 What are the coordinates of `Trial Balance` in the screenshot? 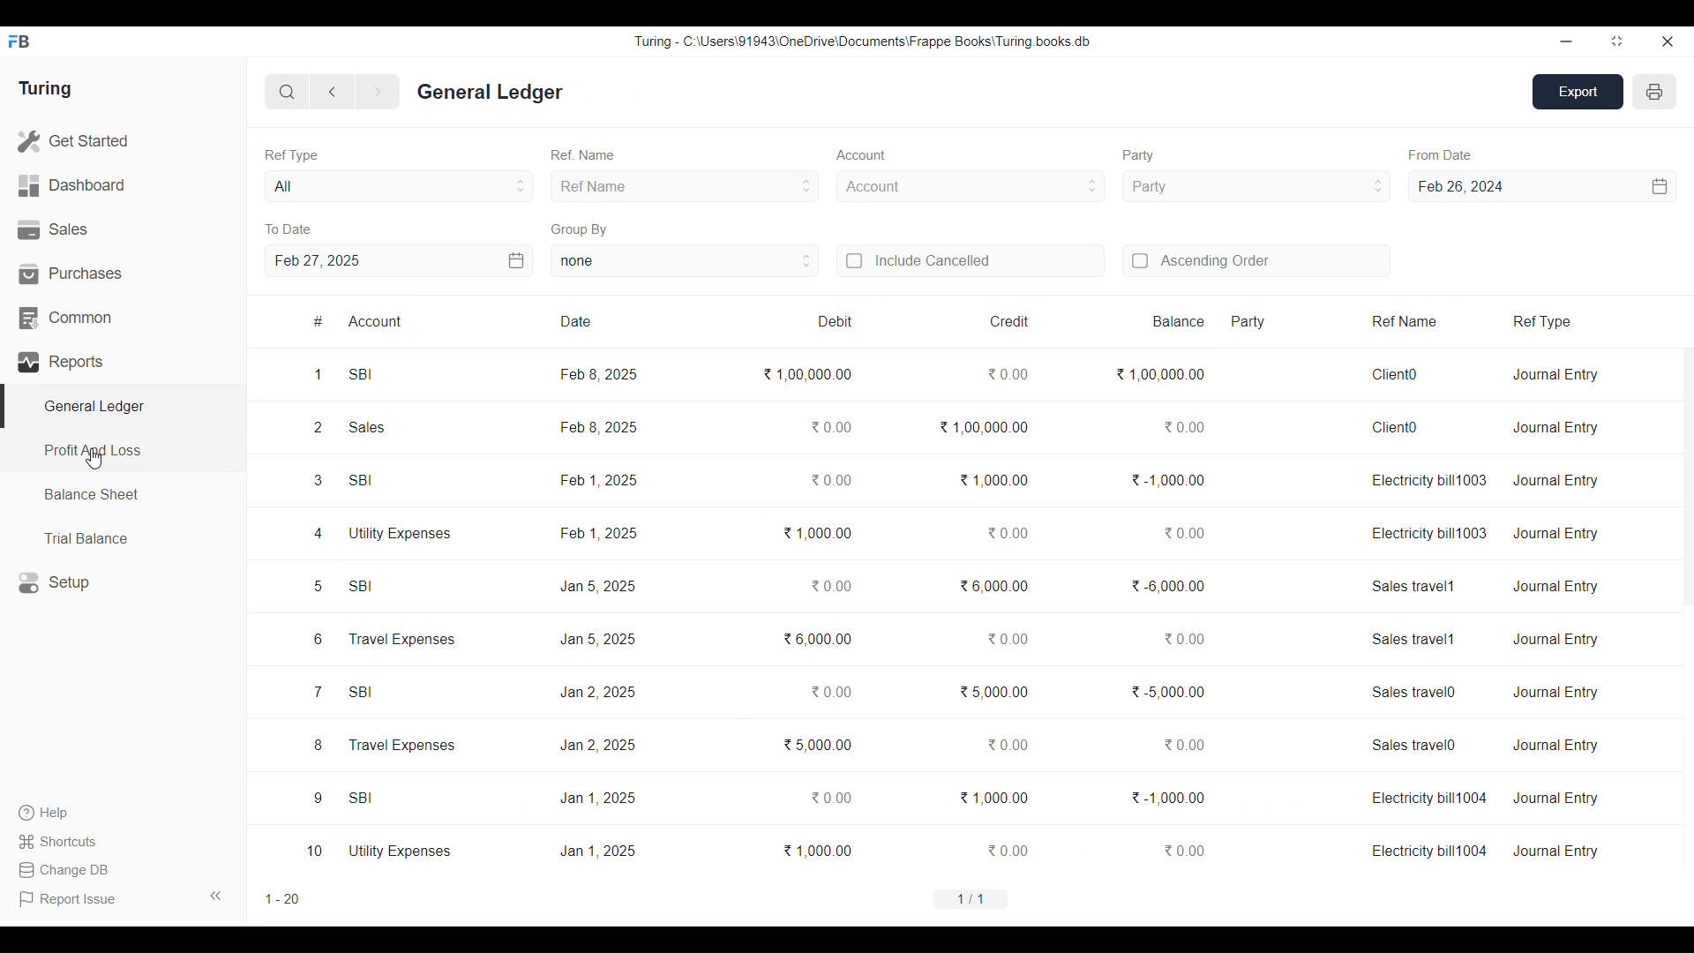 It's located at (124, 537).